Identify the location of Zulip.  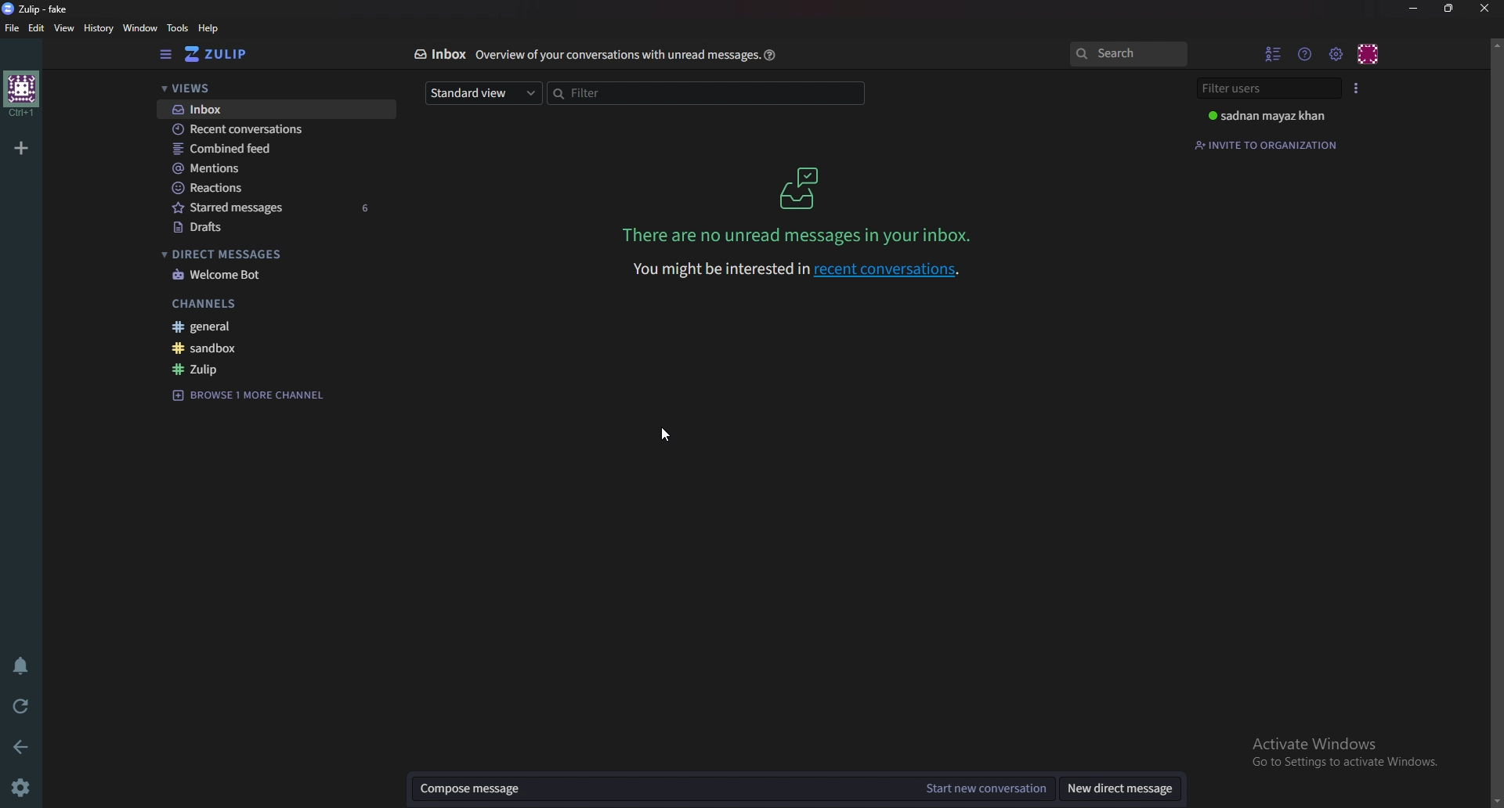
(277, 367).